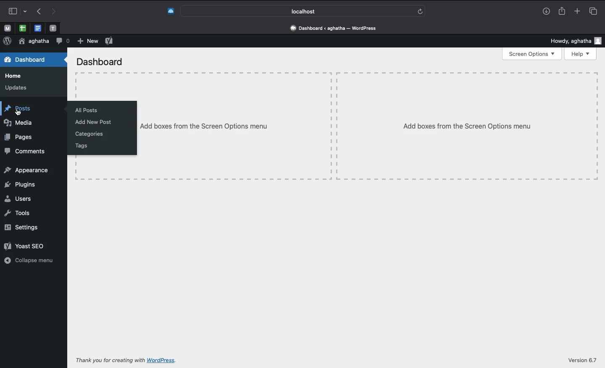  What do you see at coordinates (77, 147) in the screenshot?
I see `Tags` at bounding box center [77, 147].